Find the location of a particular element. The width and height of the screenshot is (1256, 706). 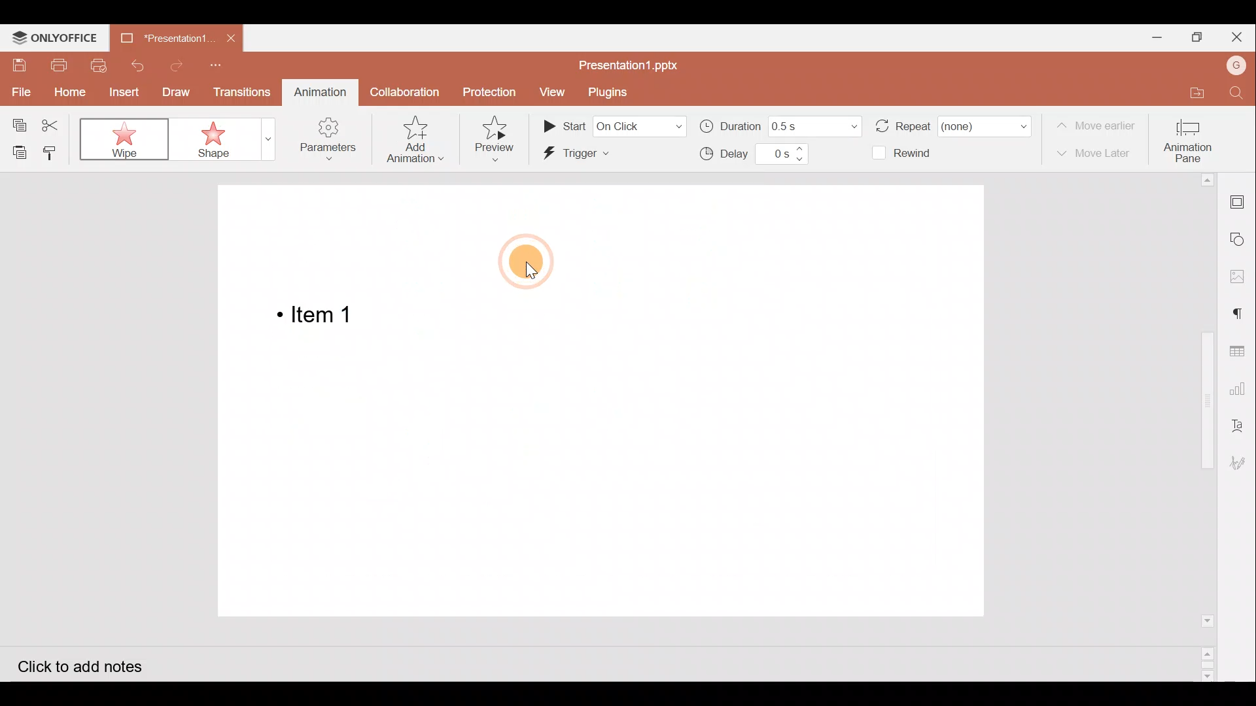

Move later is located at coordinates (1095, 154).